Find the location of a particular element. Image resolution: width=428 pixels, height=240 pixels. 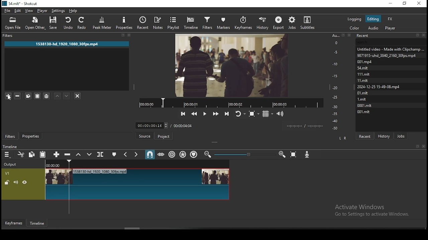

remove selected filter is located at coordinates (18, 95).